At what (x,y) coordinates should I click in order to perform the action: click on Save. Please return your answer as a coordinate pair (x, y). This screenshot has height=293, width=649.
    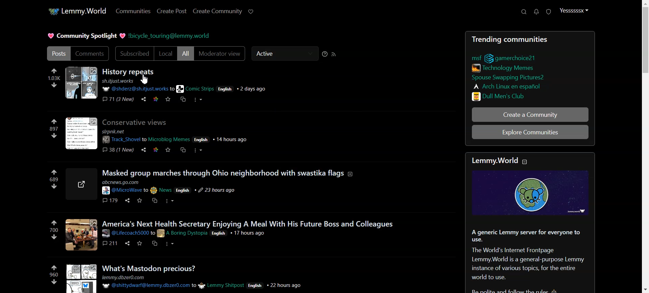
    Looking at the image, I should click on (168, 150).